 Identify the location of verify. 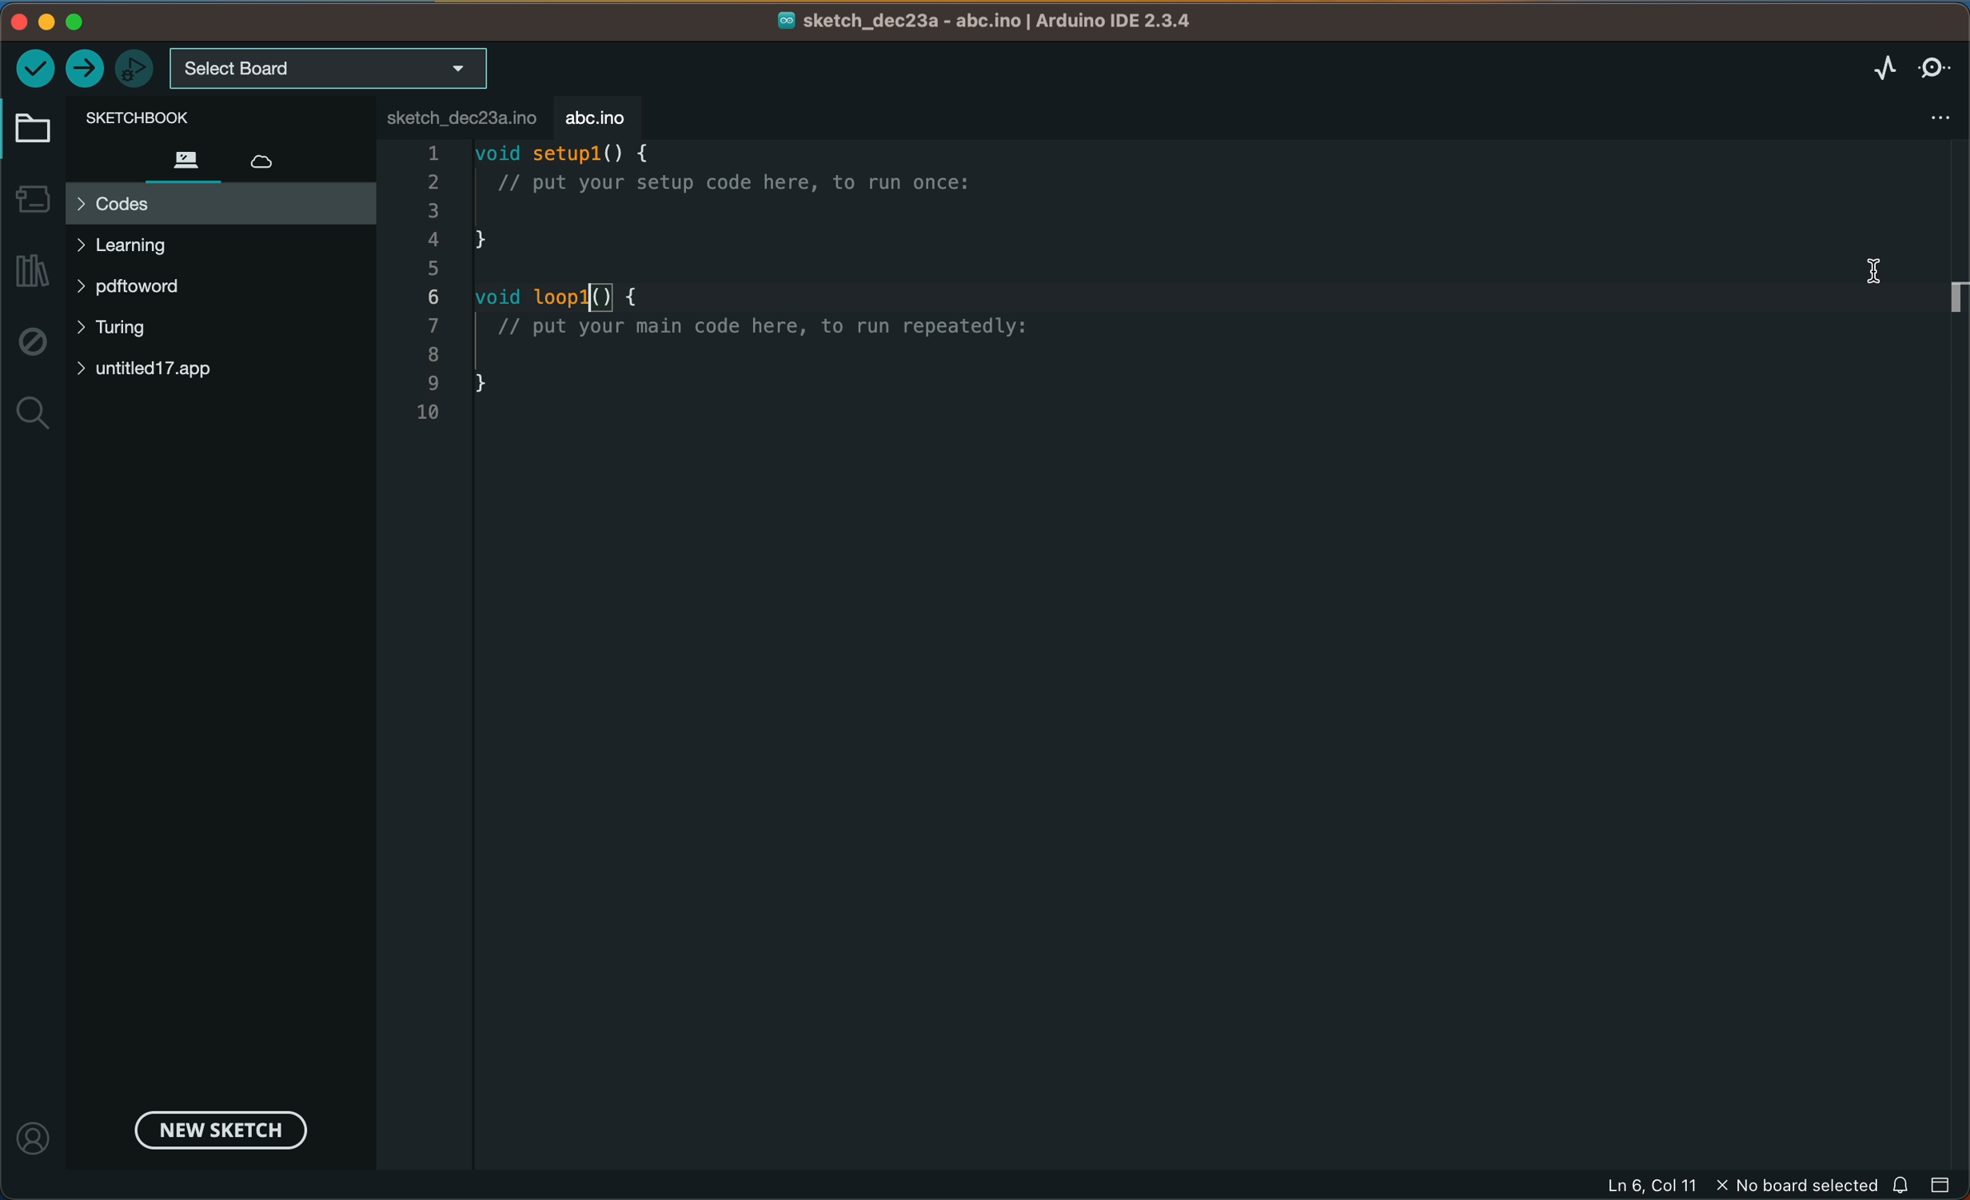
(38, 68).